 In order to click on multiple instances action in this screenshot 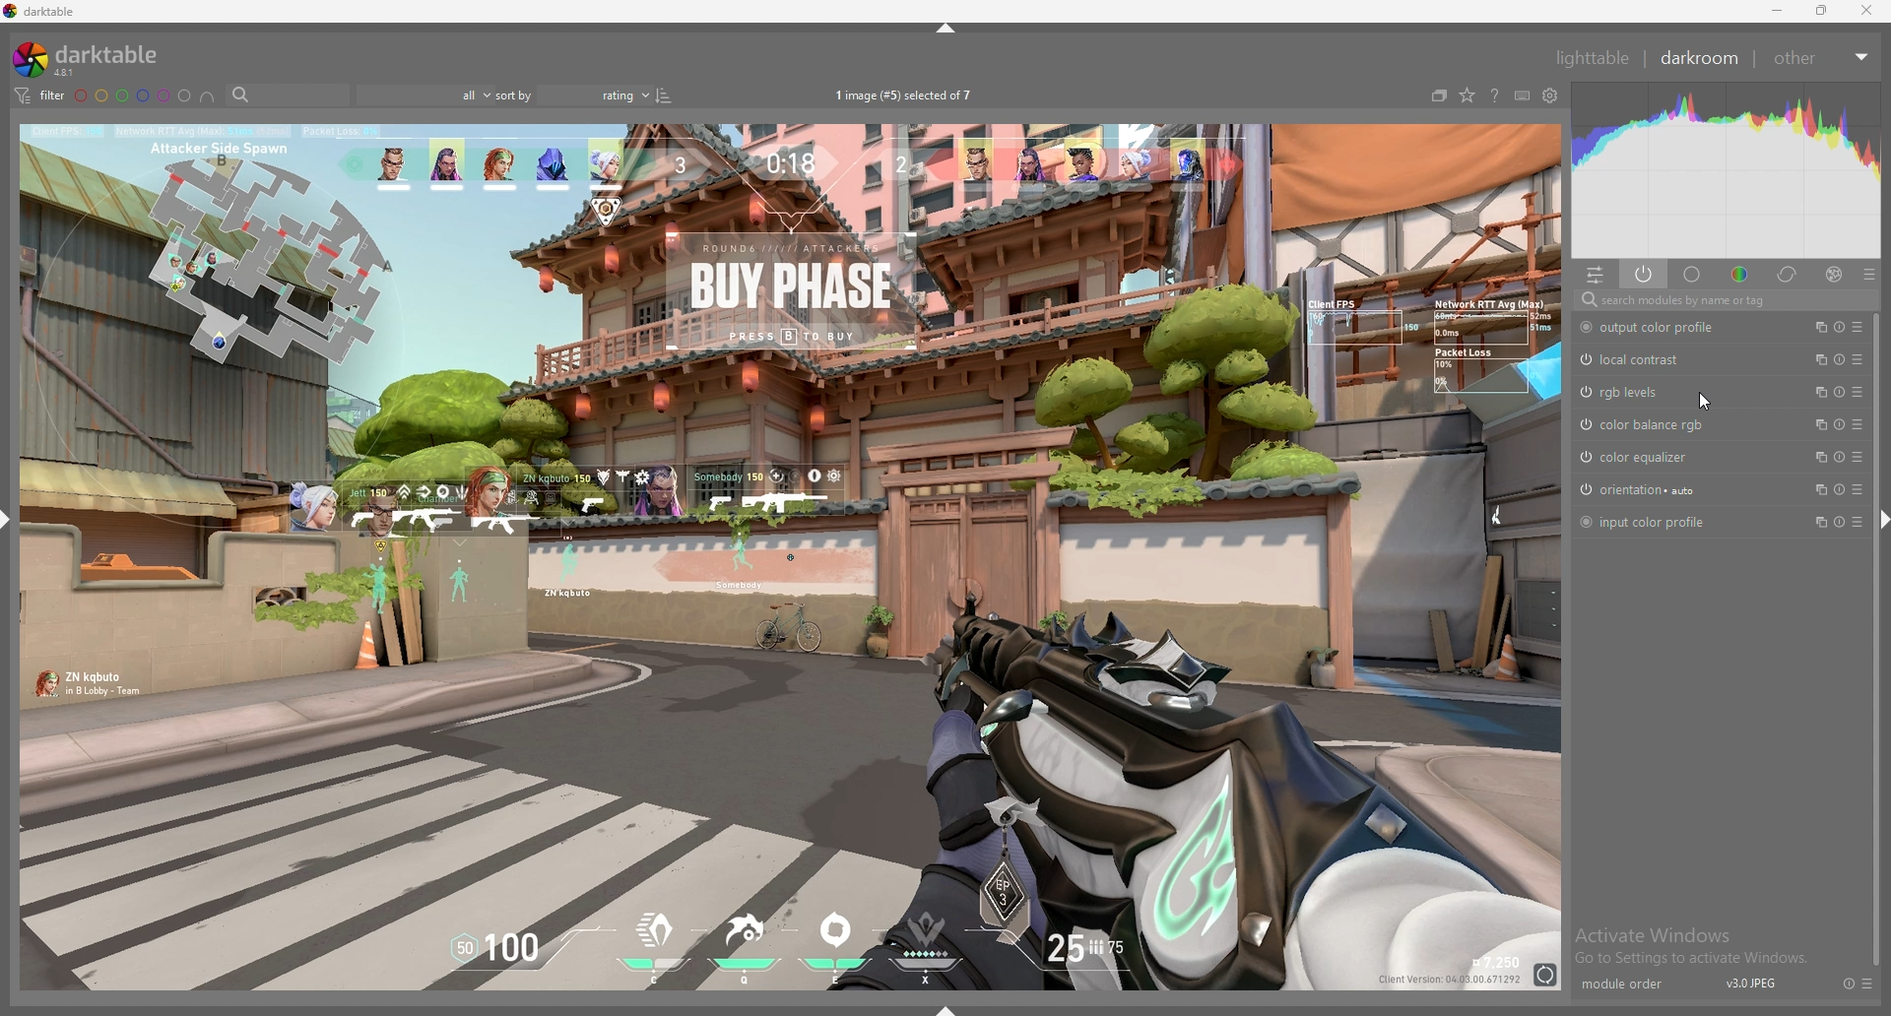, I will do `click(1815, 424)`.